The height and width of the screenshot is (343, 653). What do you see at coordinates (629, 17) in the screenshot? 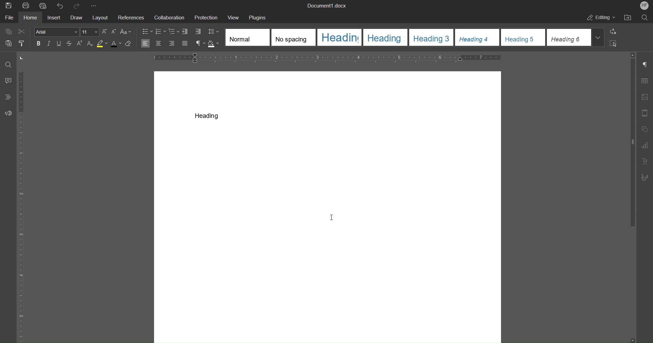
I see `Open File Location` at bounding box center [629, 17].